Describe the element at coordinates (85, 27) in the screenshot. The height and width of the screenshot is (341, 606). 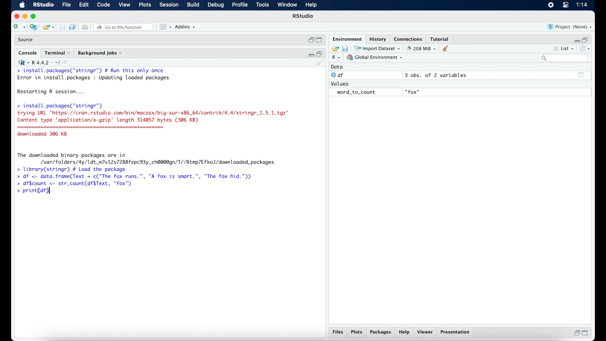
I see `print` at that location.